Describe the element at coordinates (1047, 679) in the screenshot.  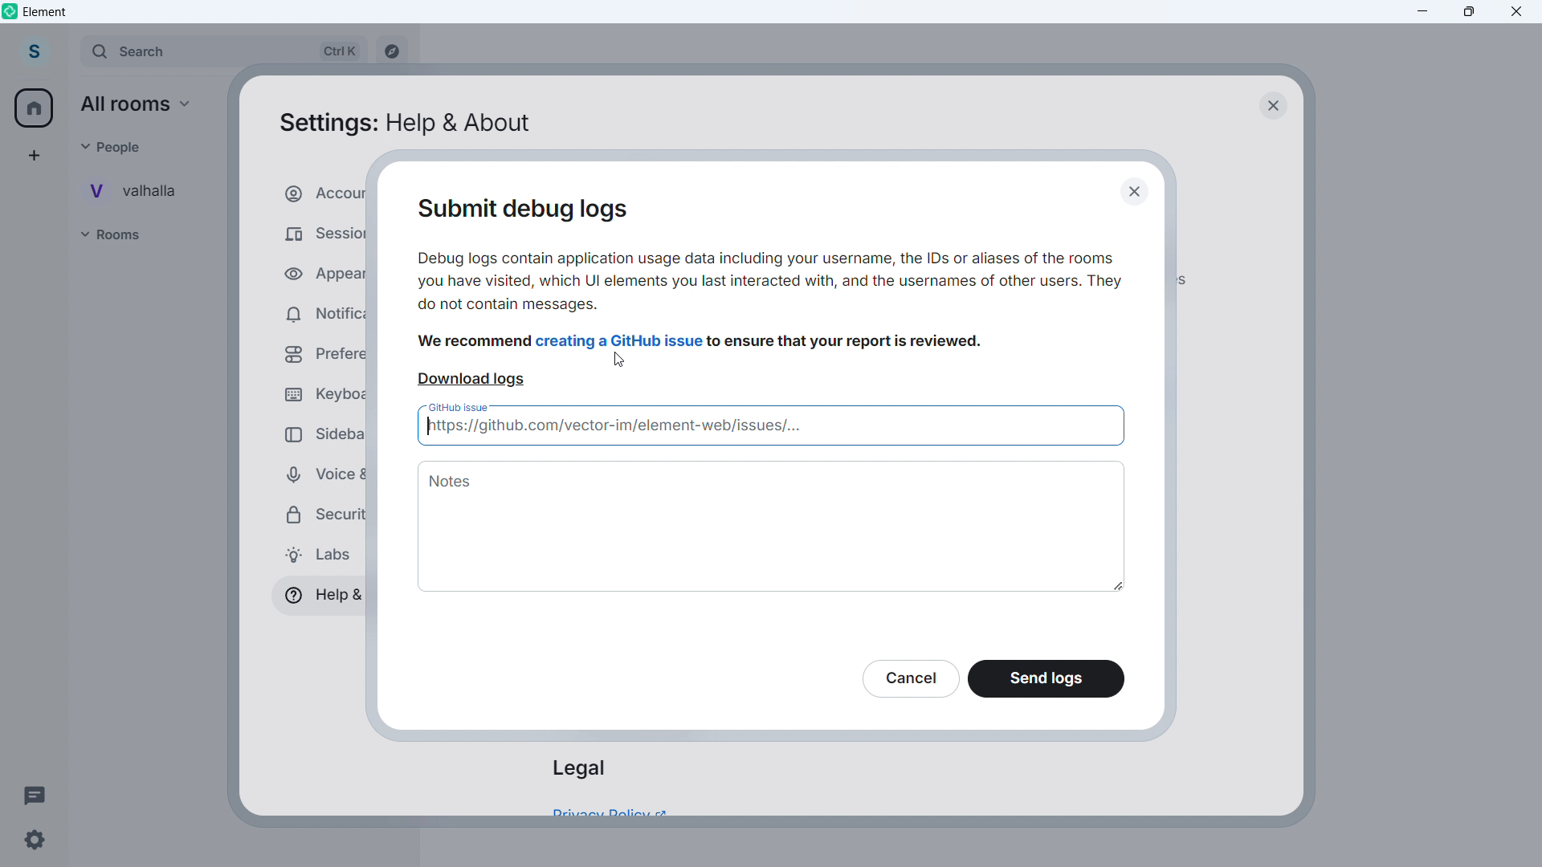
I see `Send logs` at that location.